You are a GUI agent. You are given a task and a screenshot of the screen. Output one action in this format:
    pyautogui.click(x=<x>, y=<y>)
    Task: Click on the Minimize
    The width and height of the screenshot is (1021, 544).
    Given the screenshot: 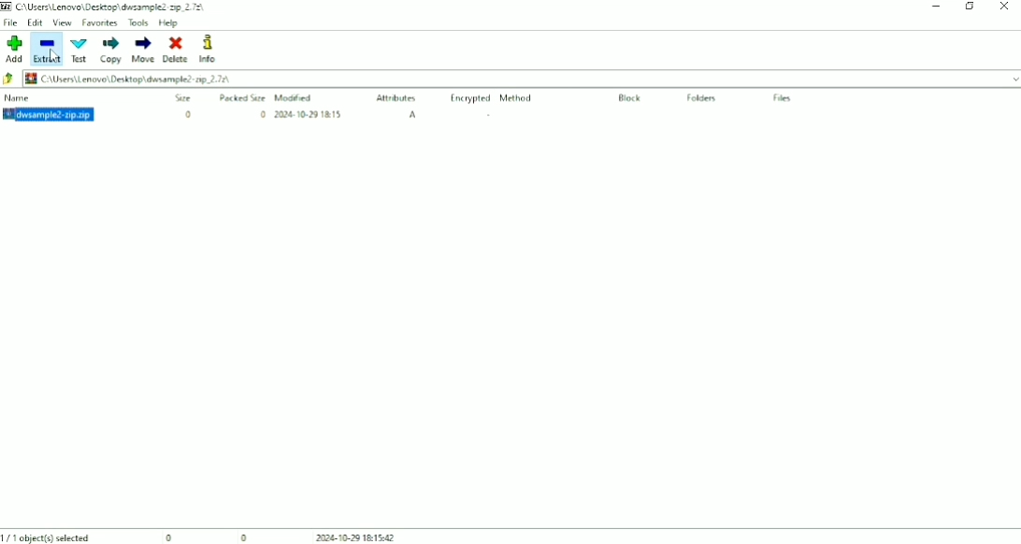 What is the action you would take?
    pyautogui.click(x=938, y=6)
    